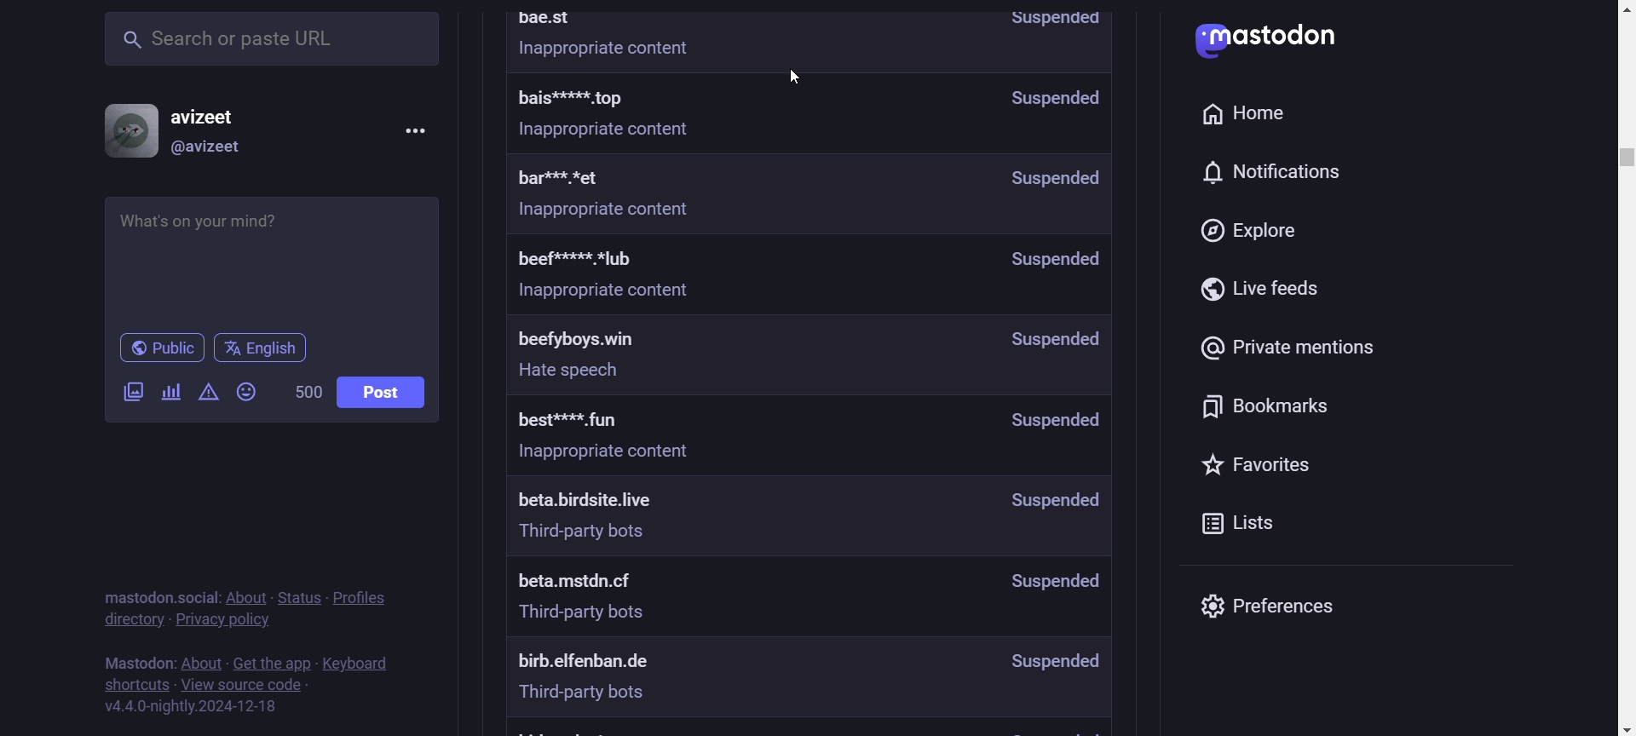  I want to click on status, so click(299, 596).